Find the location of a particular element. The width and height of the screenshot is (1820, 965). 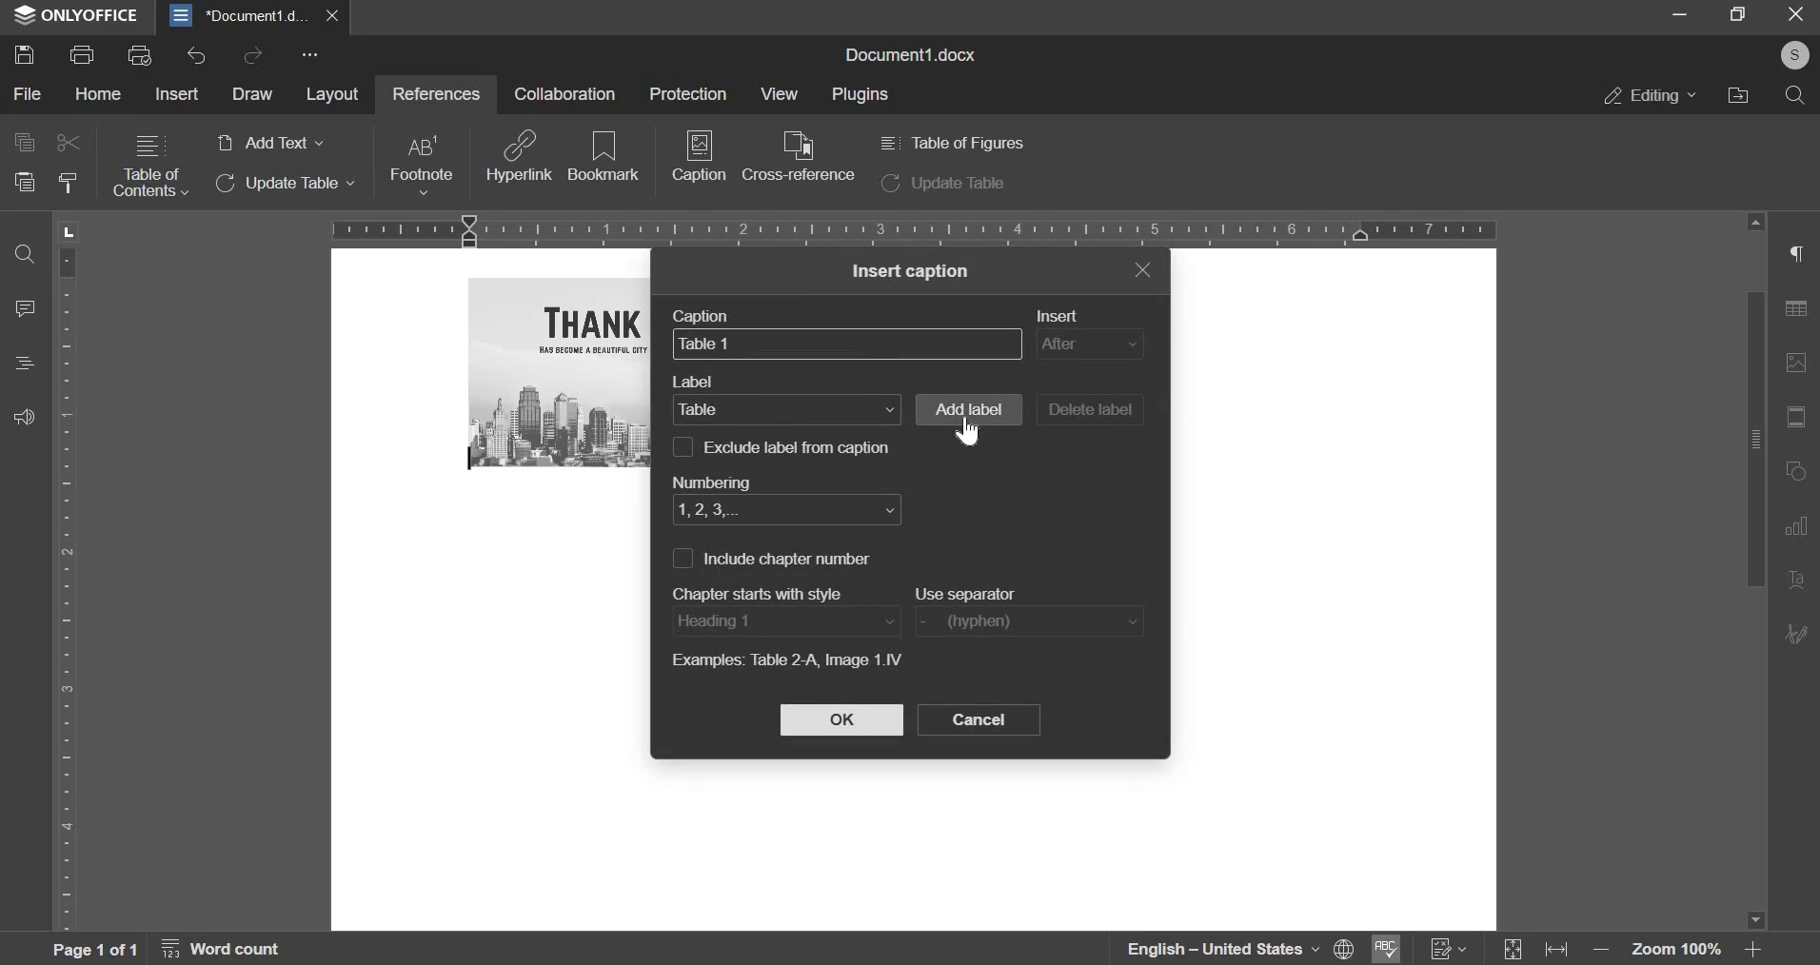

word count is located at coordinates (232, 952).